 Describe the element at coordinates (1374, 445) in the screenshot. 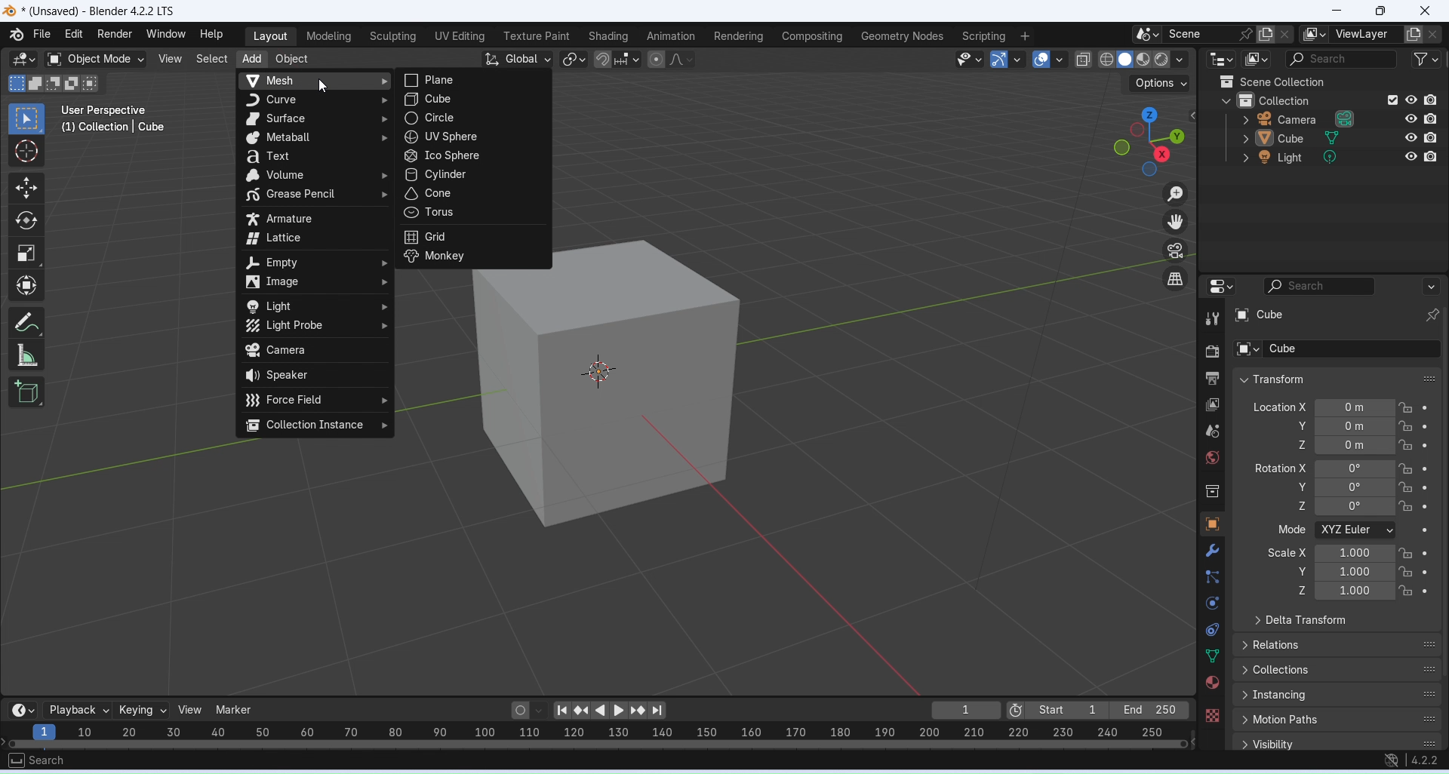

I see `Z axis` at that location.